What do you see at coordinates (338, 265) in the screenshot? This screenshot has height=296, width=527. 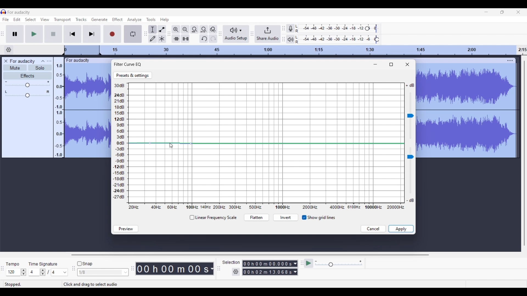 I see `Change playback speed` at bounding box center [338, 265].